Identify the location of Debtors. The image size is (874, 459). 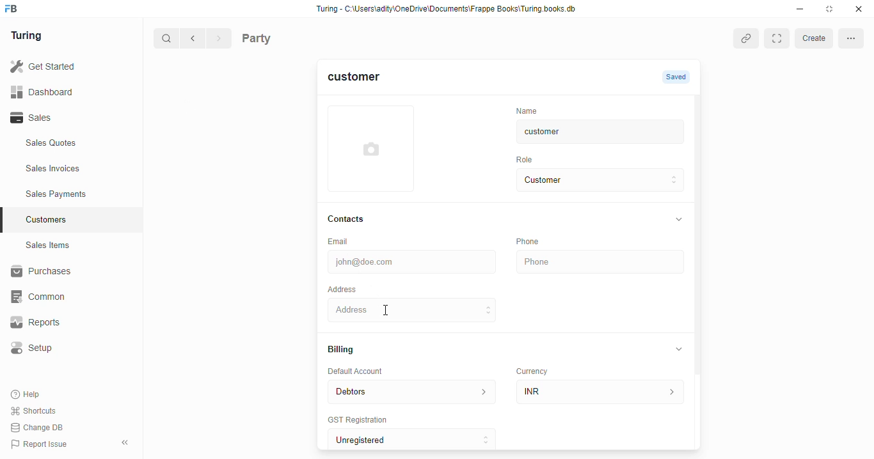
(409, 391).